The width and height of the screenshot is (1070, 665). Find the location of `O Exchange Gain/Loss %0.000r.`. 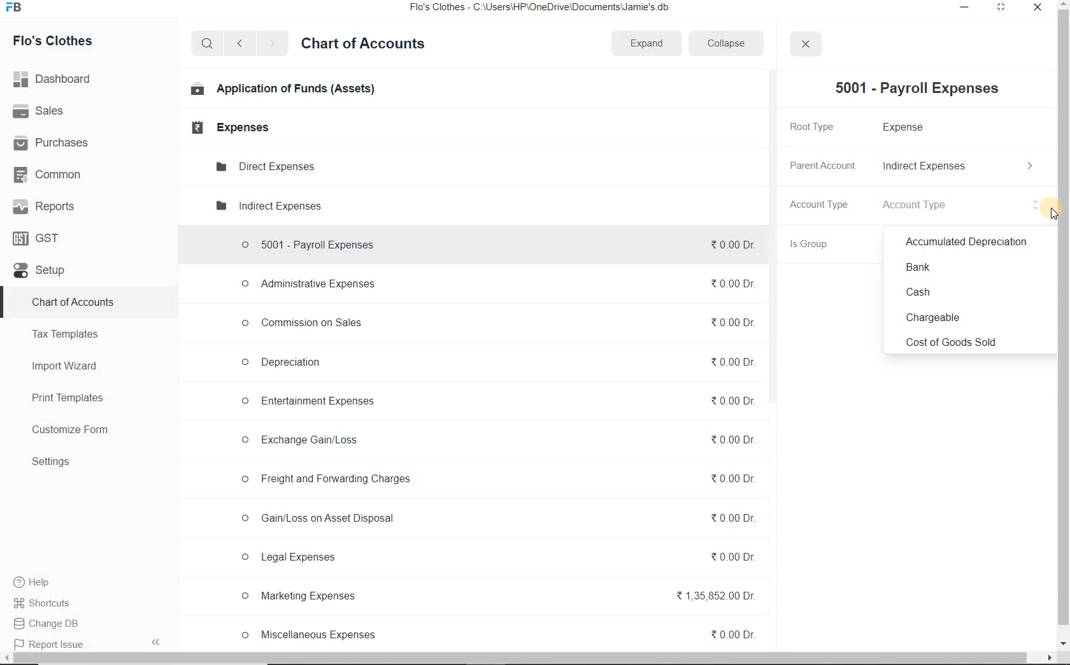

O Exchange Gain/Loss %0.000r. is located at coordinates (494, 438).